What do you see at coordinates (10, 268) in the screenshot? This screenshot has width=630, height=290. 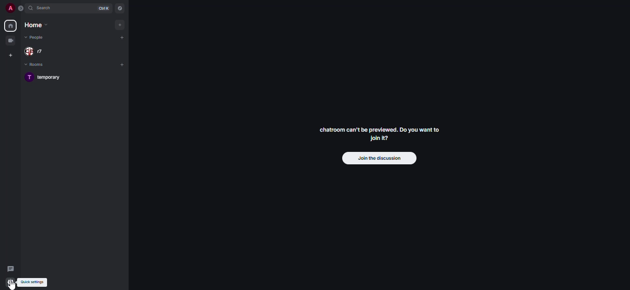 I see `threads` at bounding box center [10, 268].